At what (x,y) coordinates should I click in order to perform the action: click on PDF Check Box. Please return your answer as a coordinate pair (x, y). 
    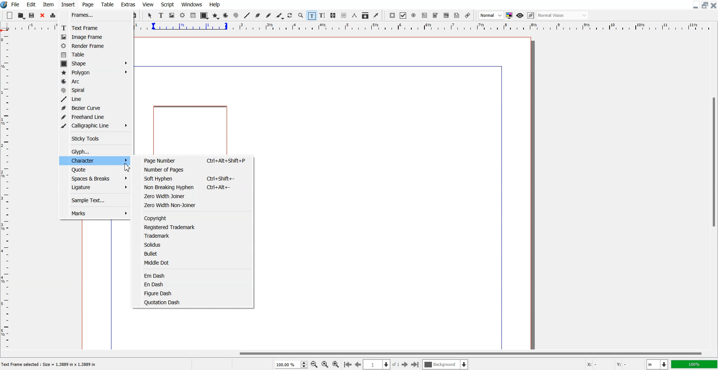
    Looking at the image, I should click on (403, 16).